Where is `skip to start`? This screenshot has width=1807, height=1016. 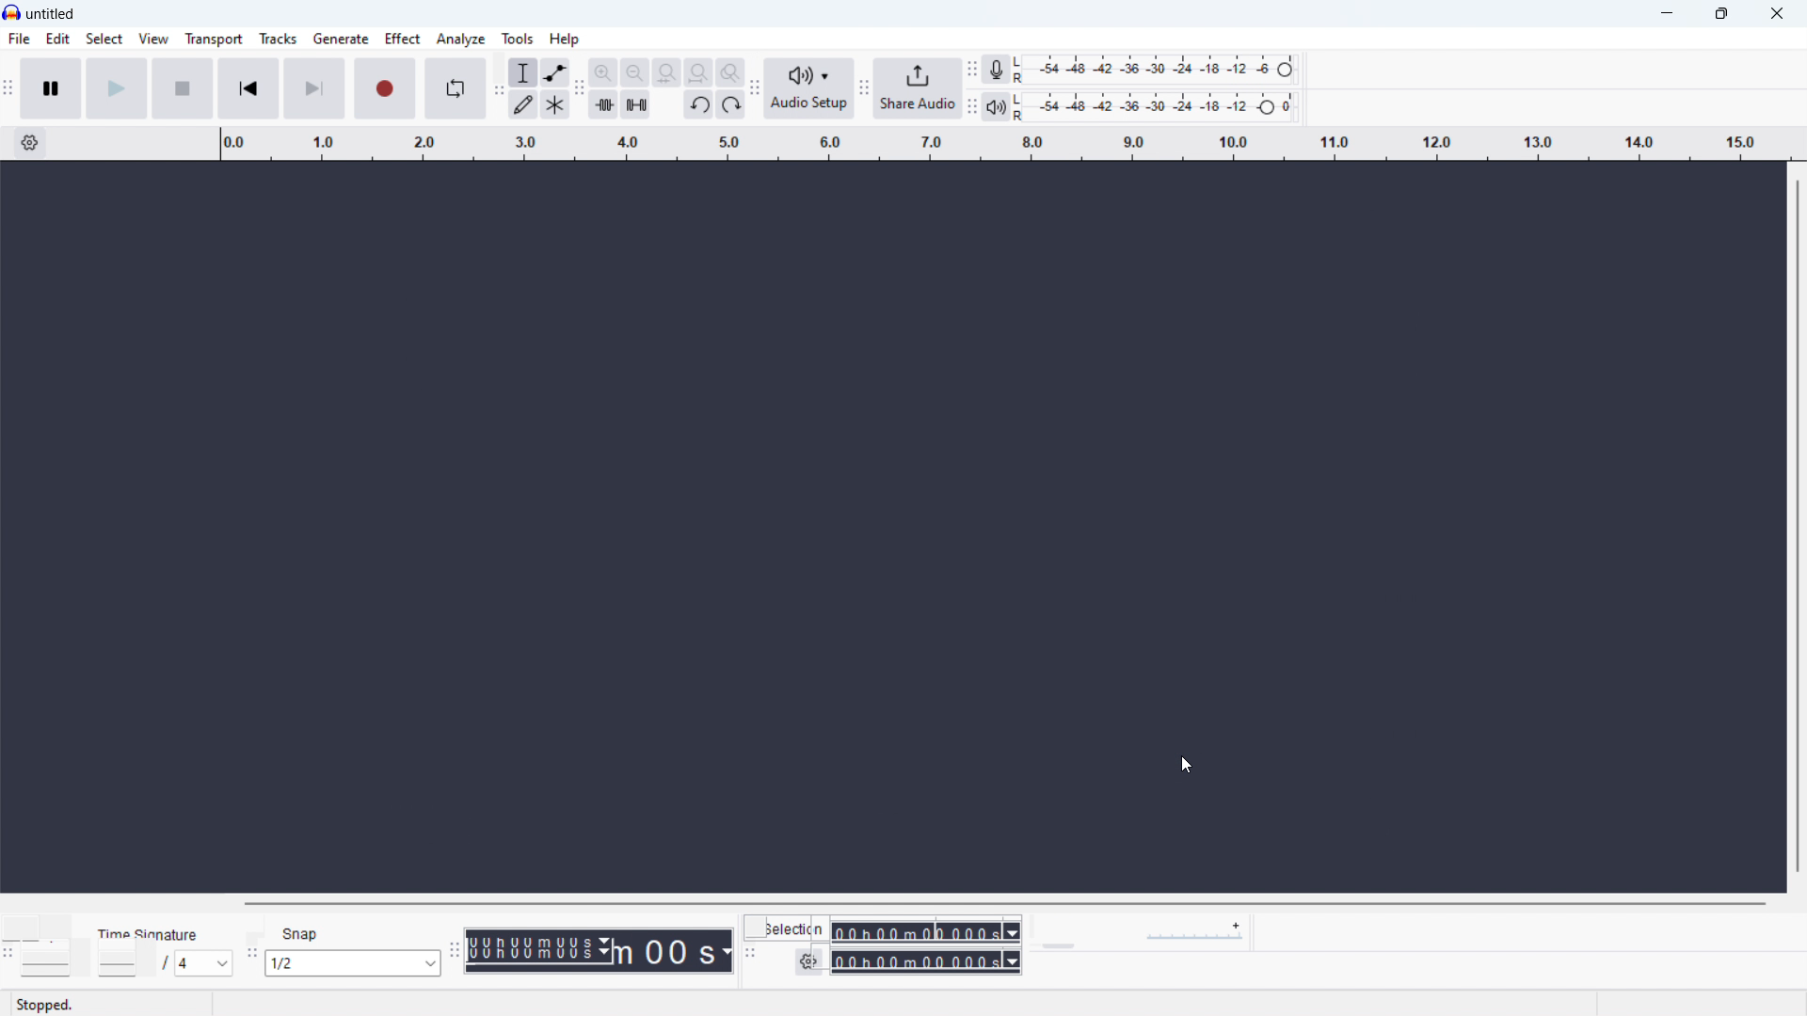 skip to start is located at coordinates (248, 88).